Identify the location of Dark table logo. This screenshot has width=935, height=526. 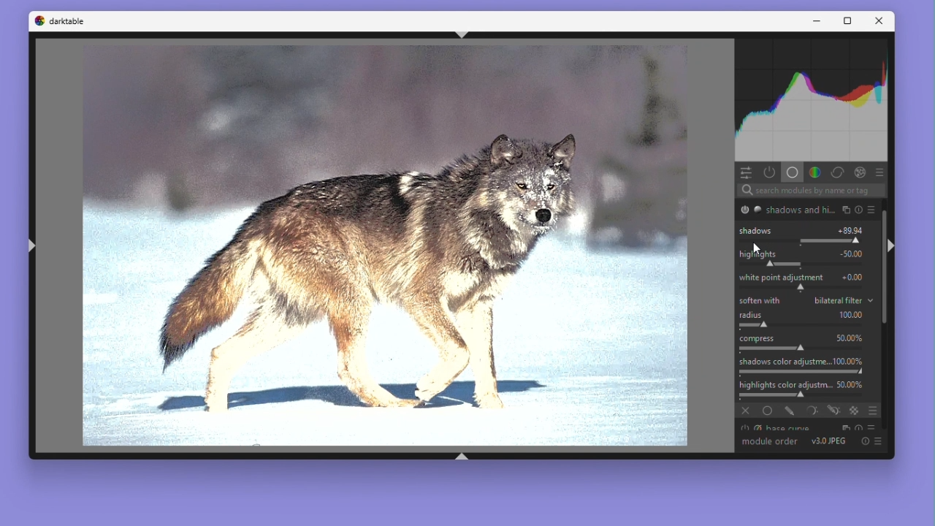
(37, 22).